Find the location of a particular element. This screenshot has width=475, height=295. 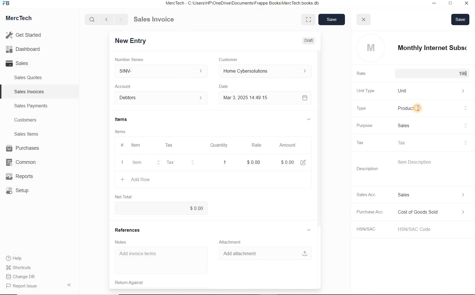

Minimize is located at coordinates (434, 4).